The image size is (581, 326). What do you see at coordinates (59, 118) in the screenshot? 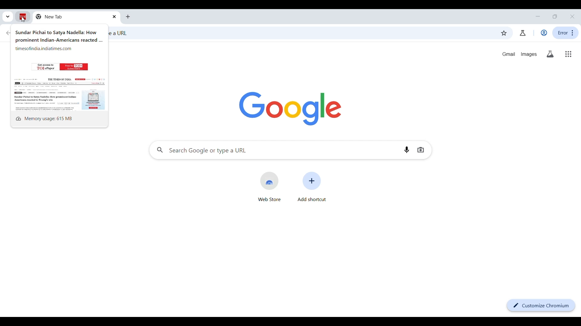
I see `Memory usage 615 MB` at bounding box center [59, 118].